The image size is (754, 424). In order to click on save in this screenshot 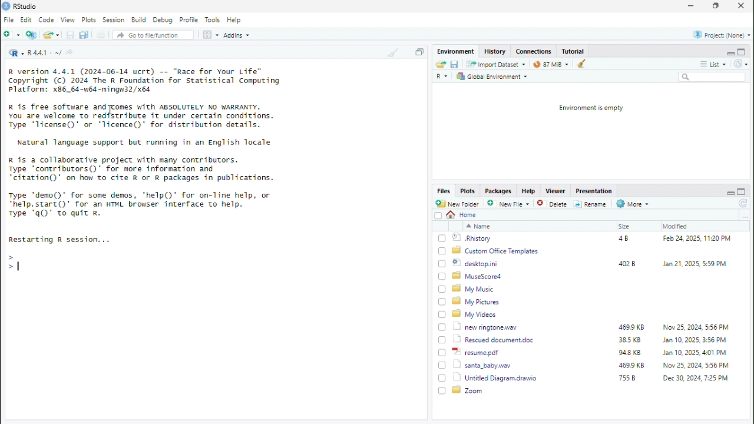, I will do `click(455, 64)`.